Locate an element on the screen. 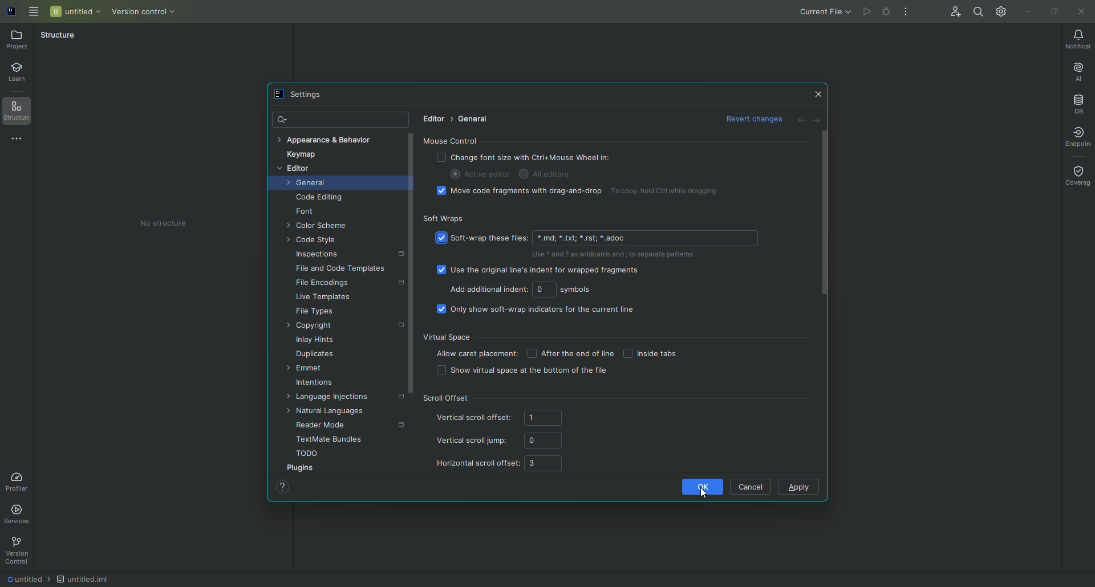 This screenshot has height=587, width=1095. Code Editing is located at coordinates (320, 198).